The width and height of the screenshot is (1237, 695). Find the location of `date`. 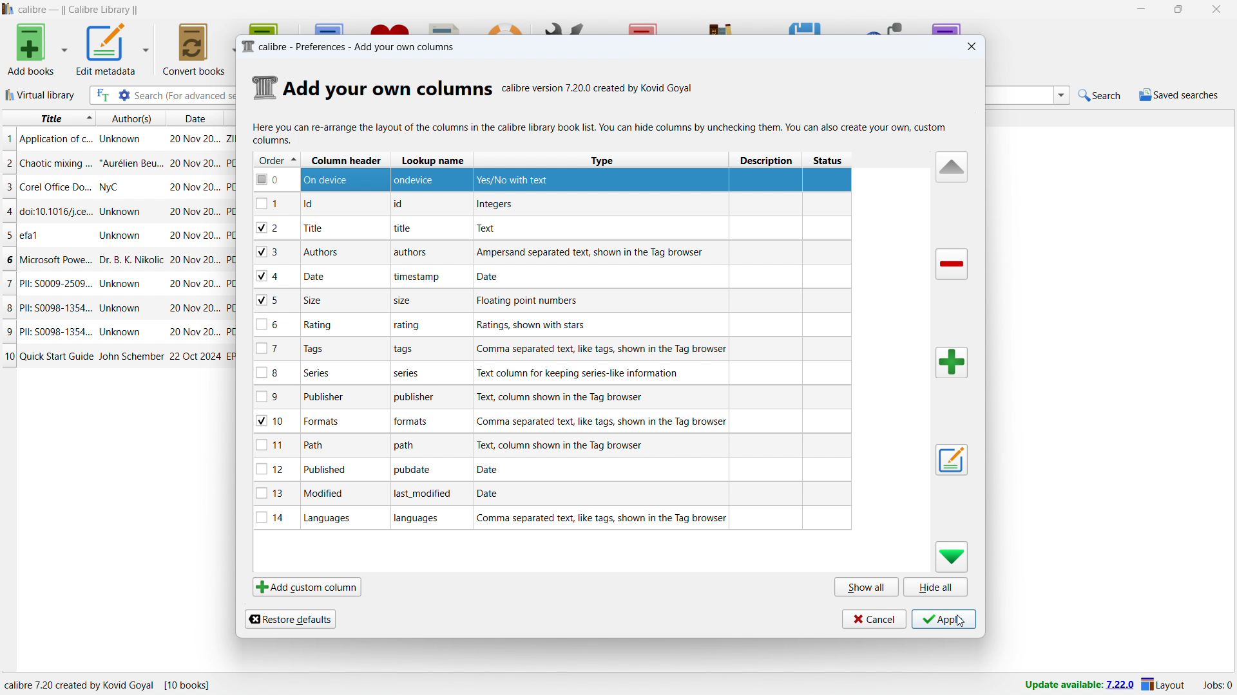

date is located at coordinates (195, 188).